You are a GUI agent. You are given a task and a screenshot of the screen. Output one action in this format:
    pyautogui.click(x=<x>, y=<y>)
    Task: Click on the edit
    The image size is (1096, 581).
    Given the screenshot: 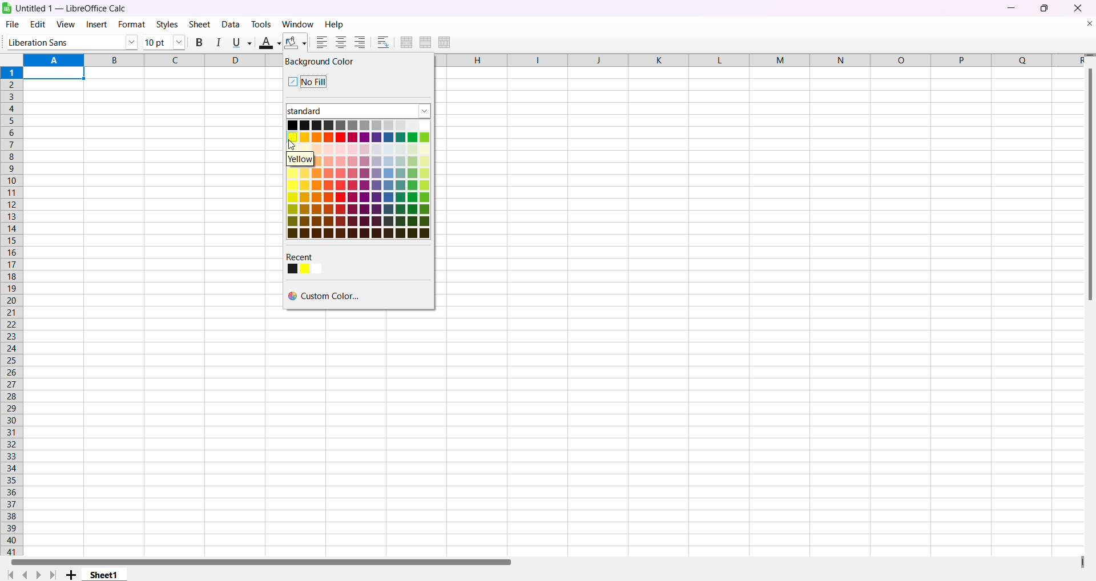 What is the action you would take?
    pyautogui.click(x=37, y=23)
    